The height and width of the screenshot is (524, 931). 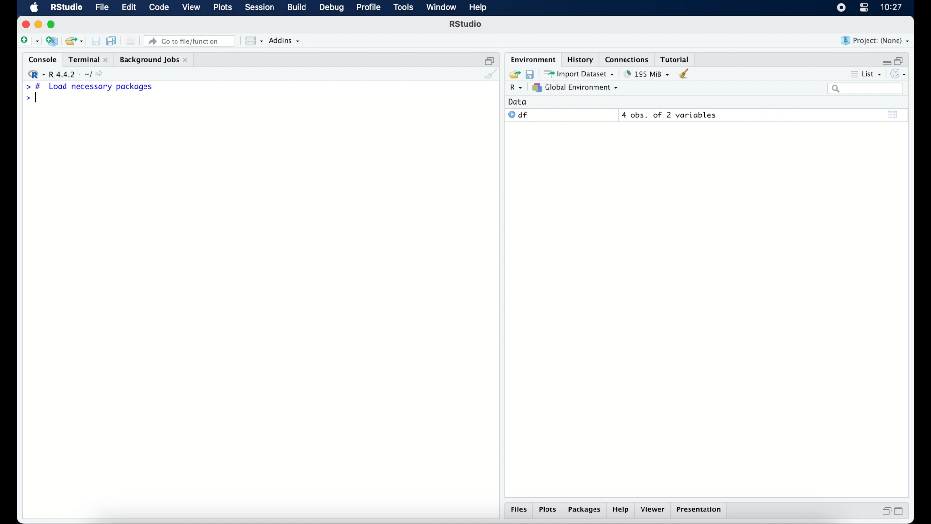 I want to click on tutorial, so click(x=677, y=59).